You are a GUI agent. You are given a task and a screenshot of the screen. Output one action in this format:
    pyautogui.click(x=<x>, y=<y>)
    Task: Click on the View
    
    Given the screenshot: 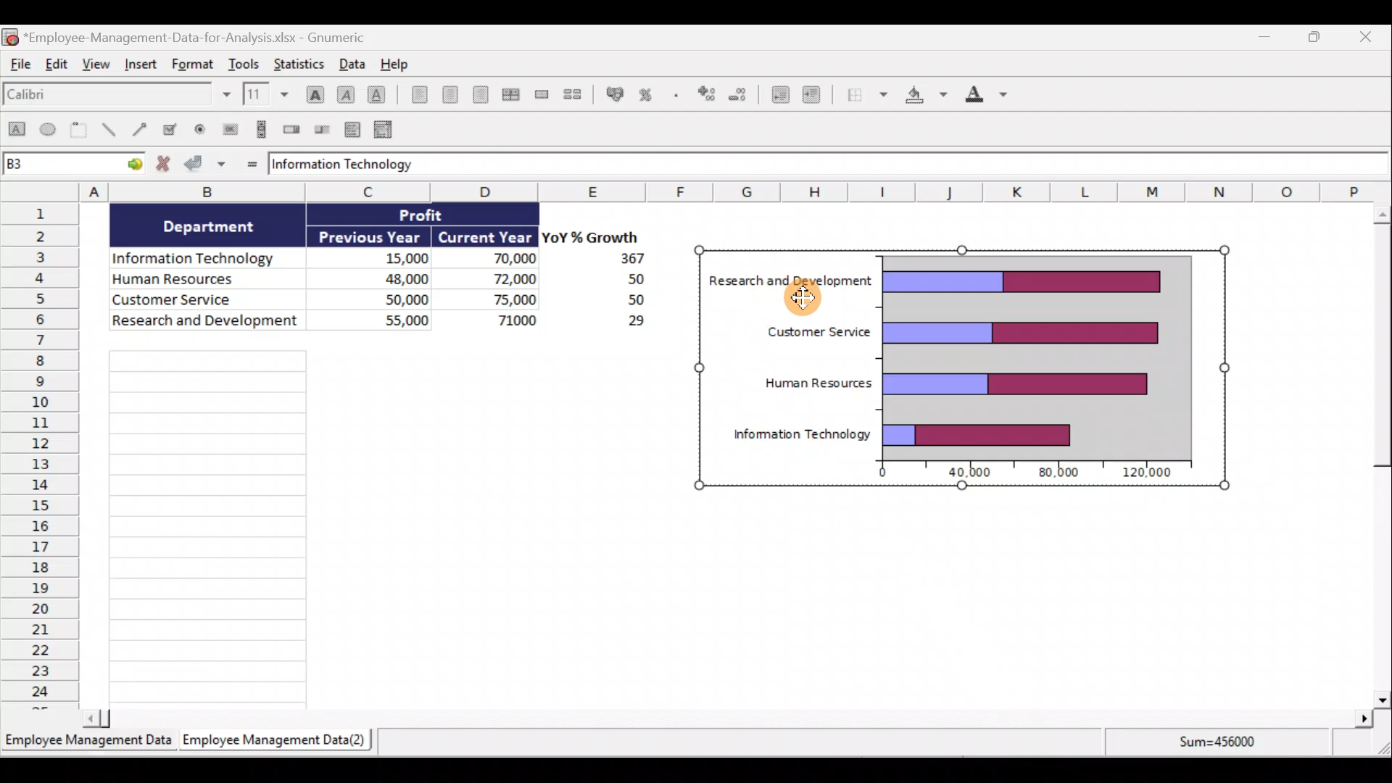 What is the action you would take?
    pyautogui.click(x=98, y=70)
    